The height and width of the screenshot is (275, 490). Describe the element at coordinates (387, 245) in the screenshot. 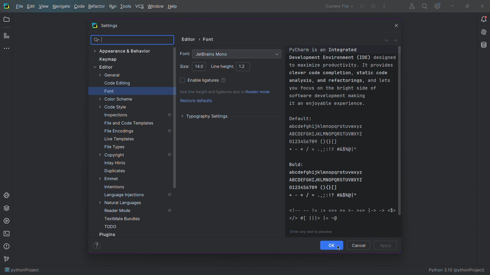

I see `Apply` at that location.